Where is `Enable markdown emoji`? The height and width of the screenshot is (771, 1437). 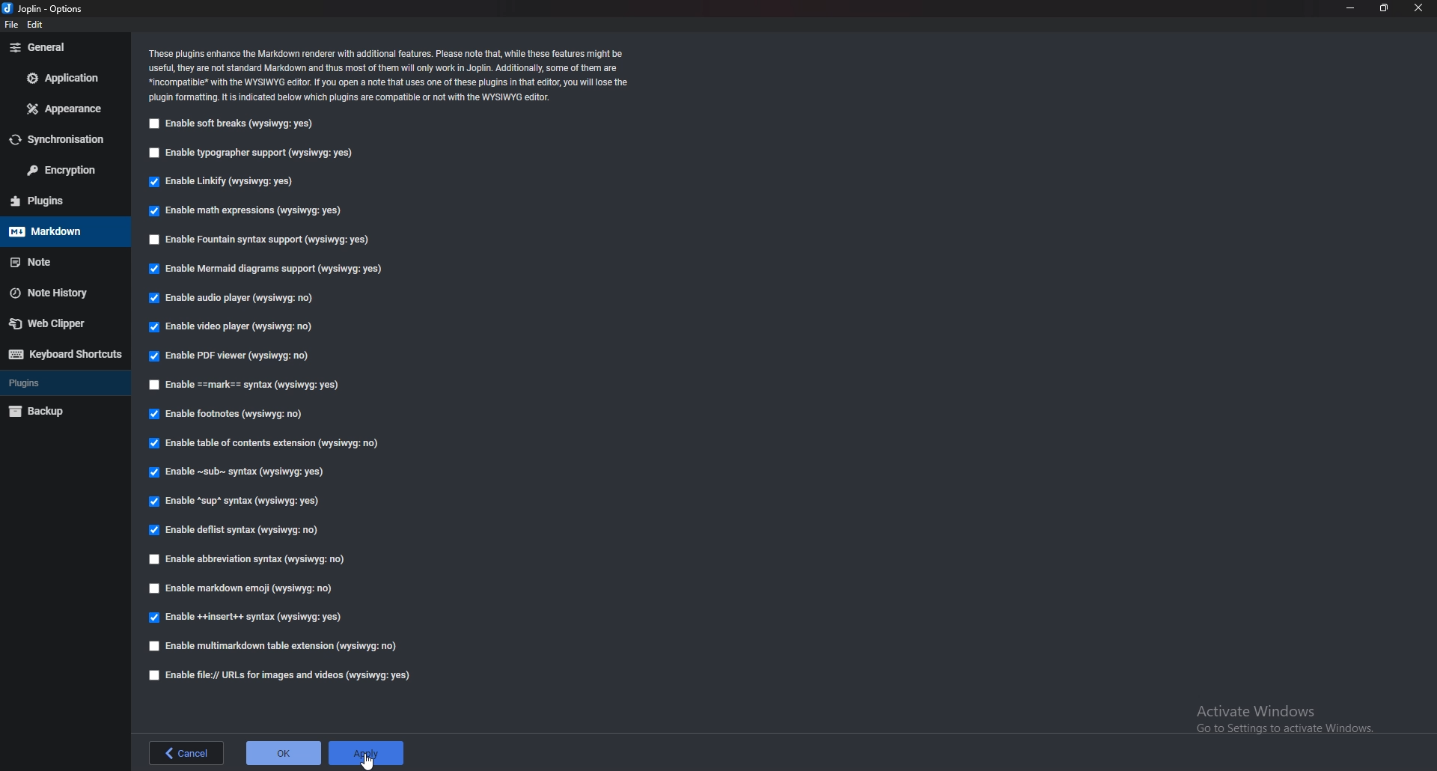
Enable markdown emoji is located at coordinates (243, 588).